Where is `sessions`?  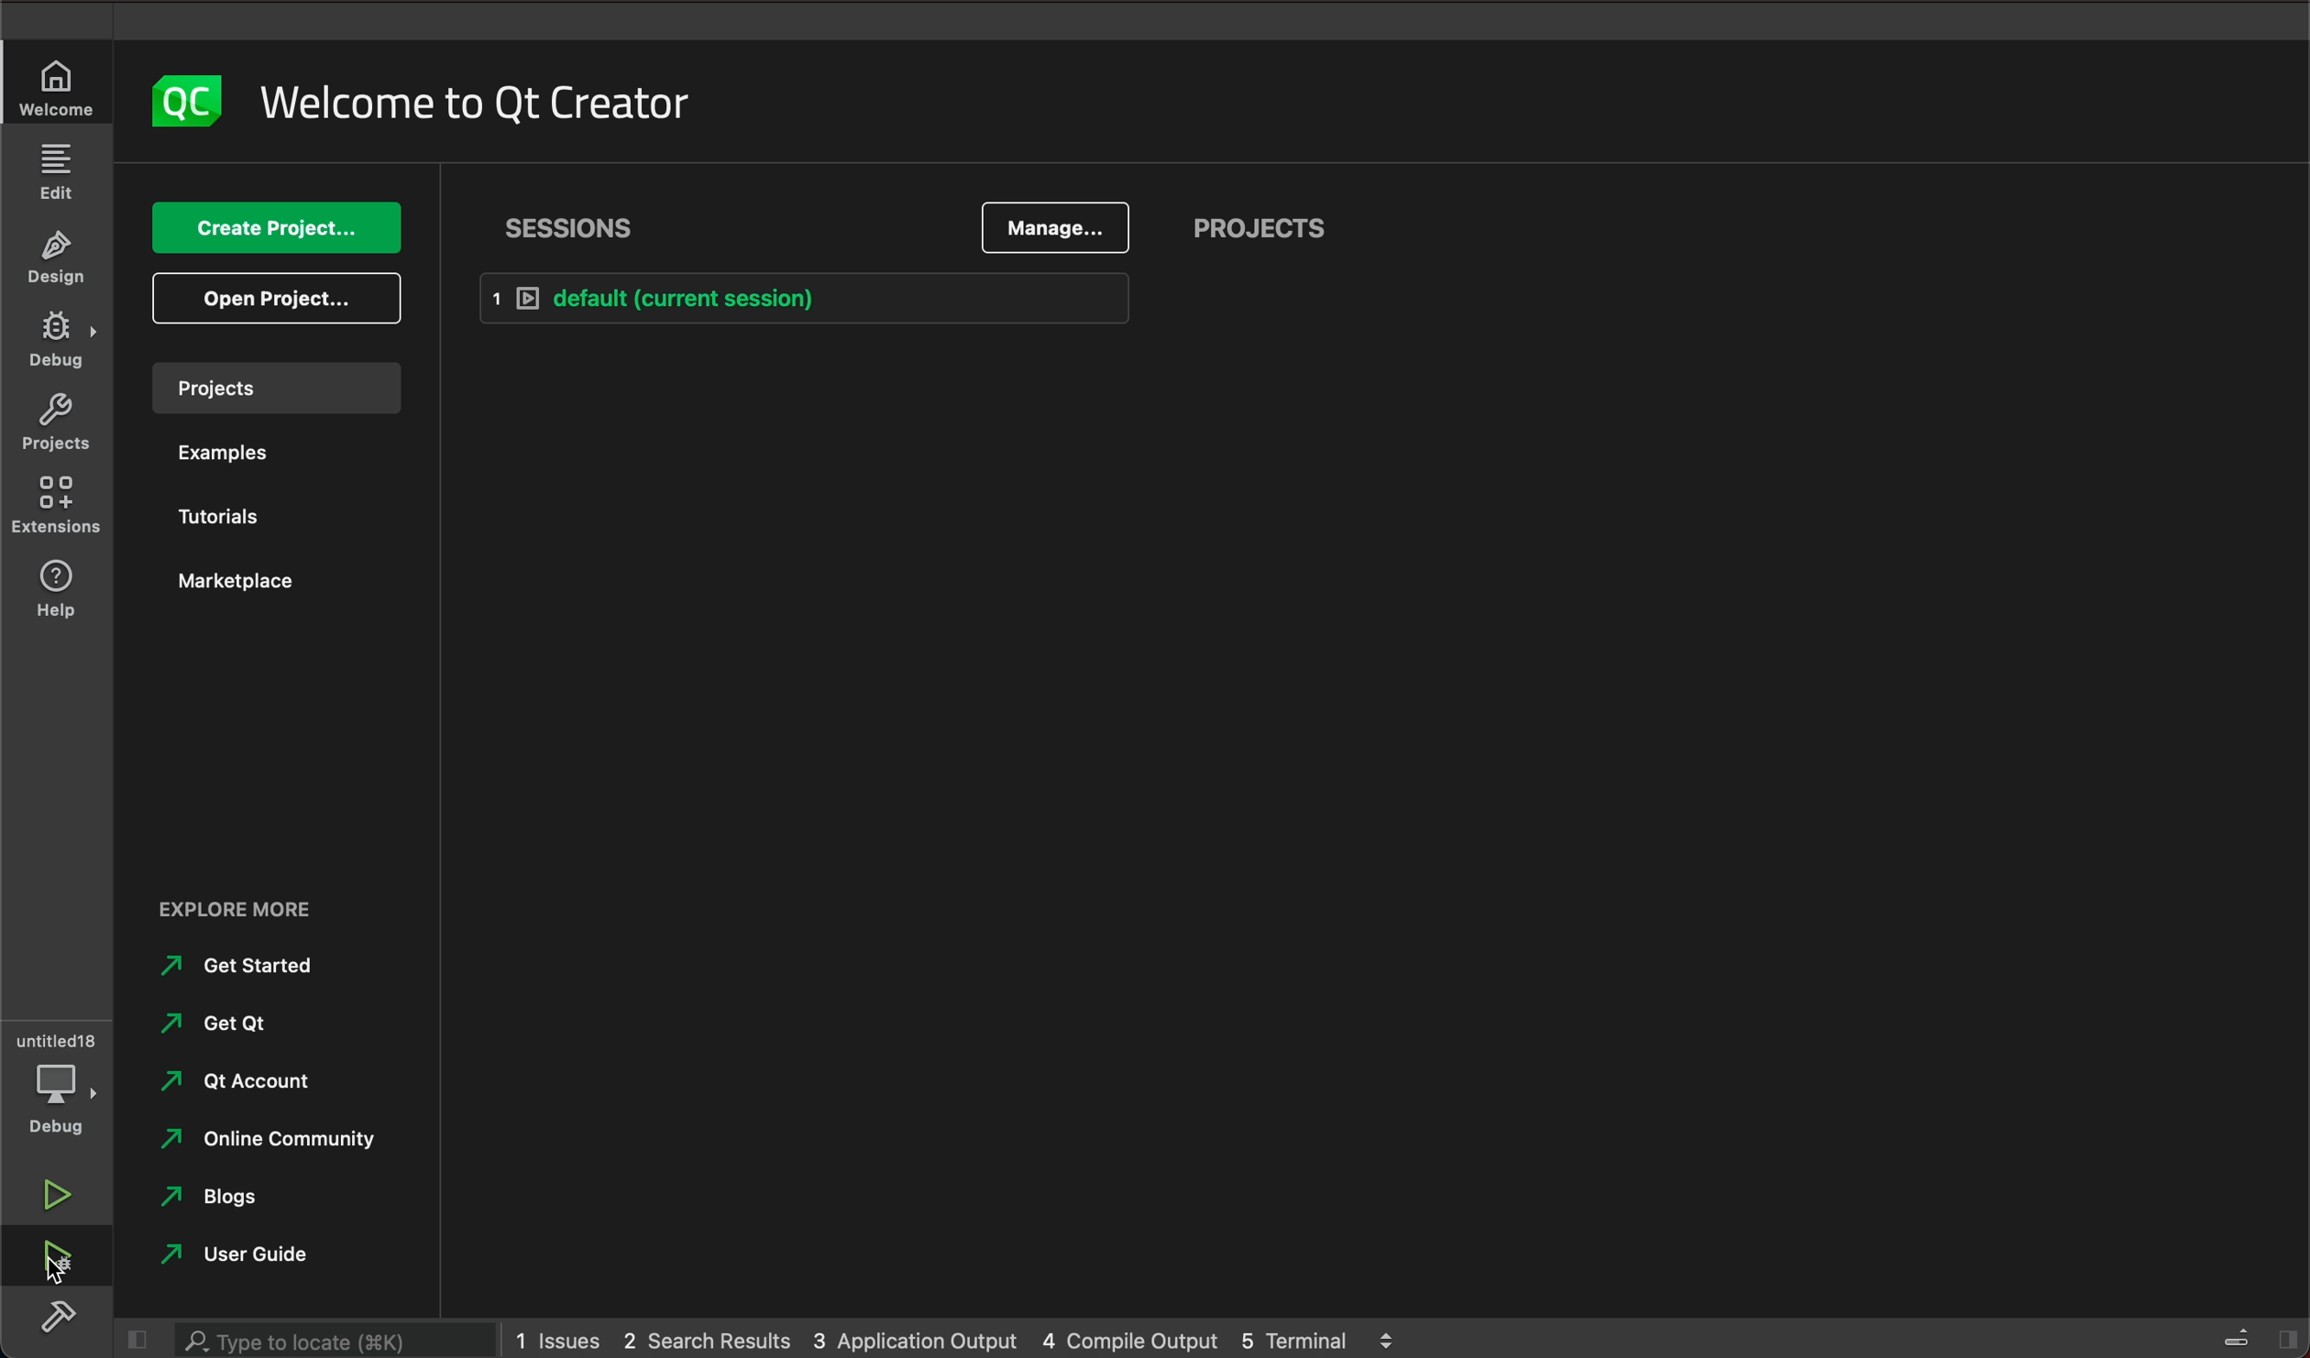 sessions is located at coordinates (581, 228).